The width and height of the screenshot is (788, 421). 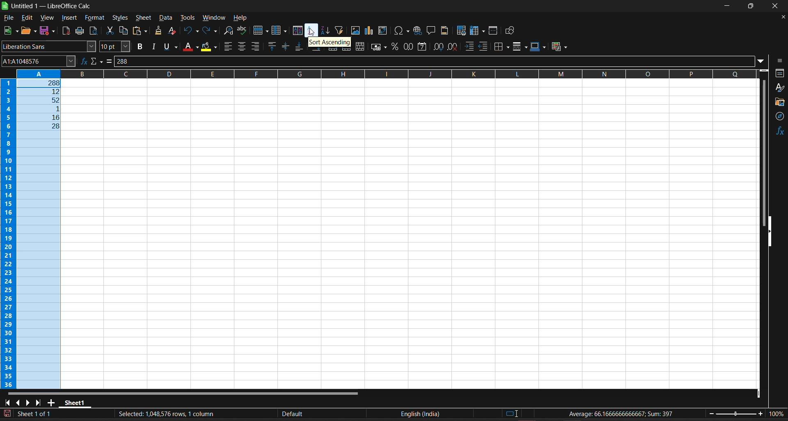 I want to click on decrease indent, so click(x=484, y=46).